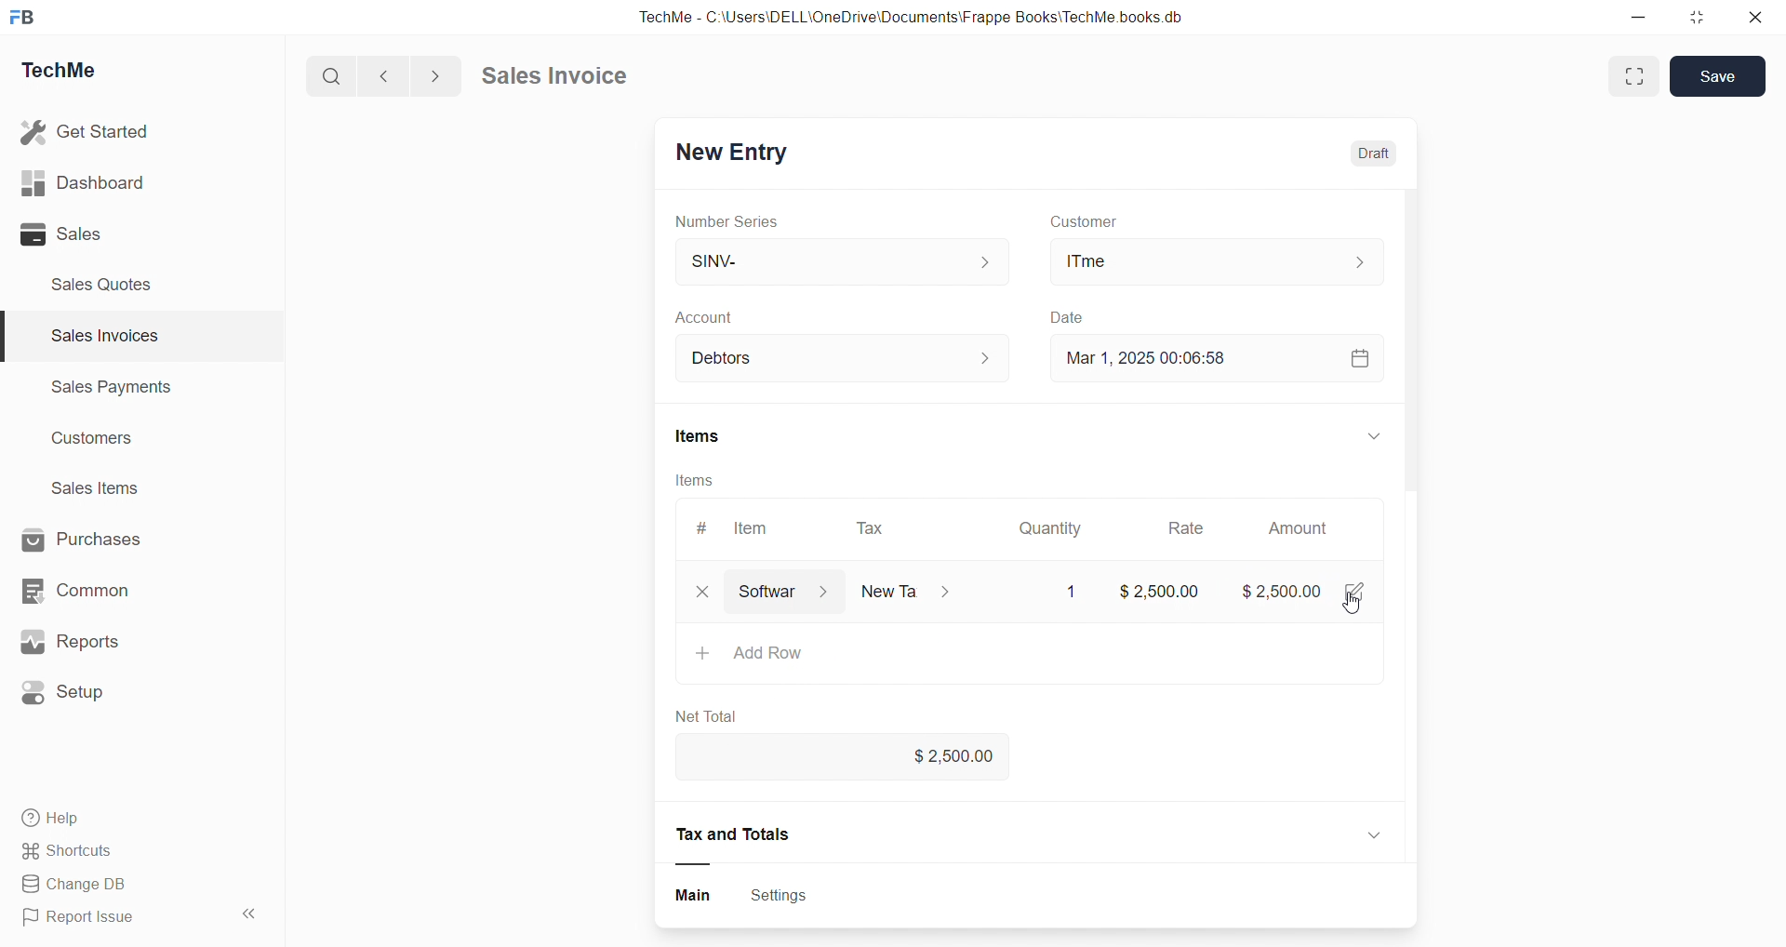 Image resolution: width=1786 pixels, height=947 pixels. I want to click on TechMe, so click(74, 73).